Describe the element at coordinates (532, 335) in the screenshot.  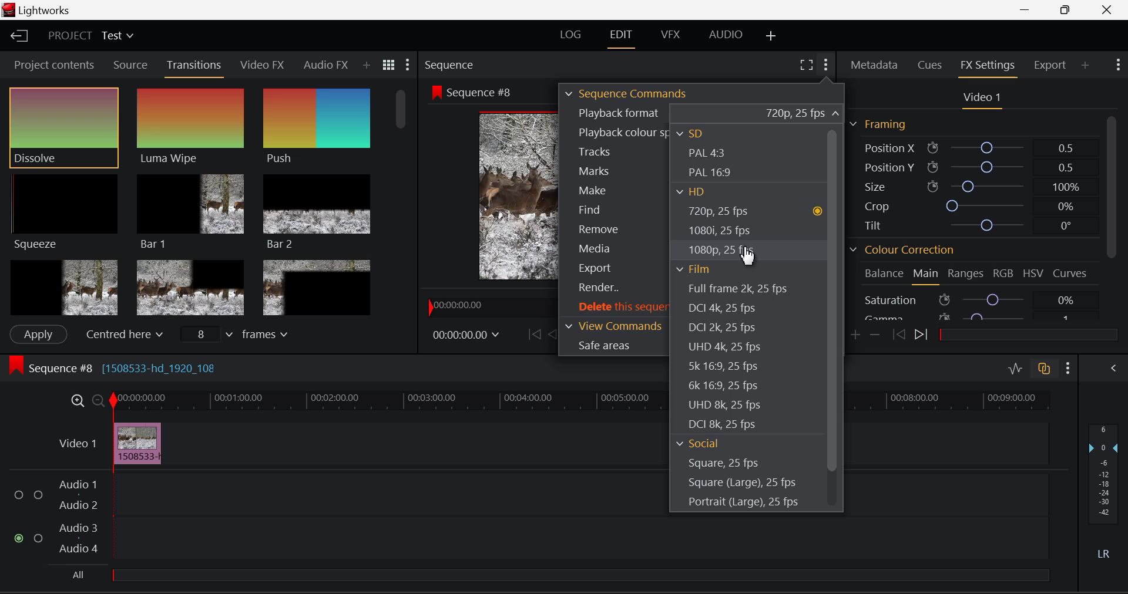
I see `To start` at that location.